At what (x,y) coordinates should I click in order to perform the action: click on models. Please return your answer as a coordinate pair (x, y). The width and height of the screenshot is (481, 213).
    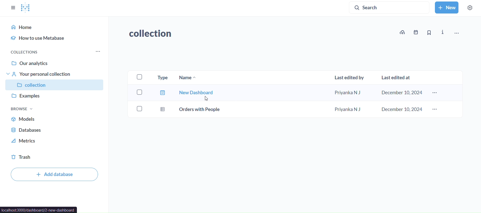
    Looking at the image, I should click on (58, 119).